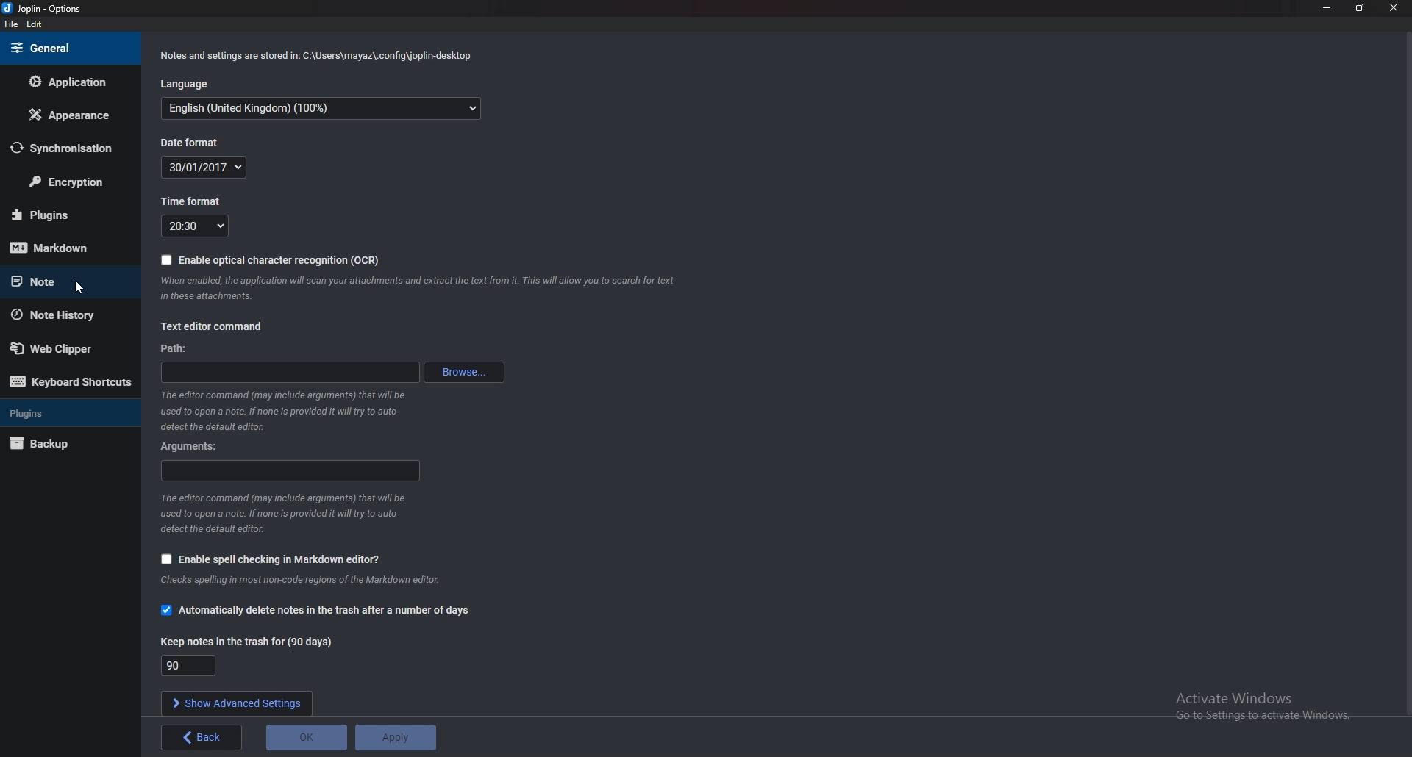  Describe the element at coordinates (193, 200) in the screenshot. I see `Time format` at that location.